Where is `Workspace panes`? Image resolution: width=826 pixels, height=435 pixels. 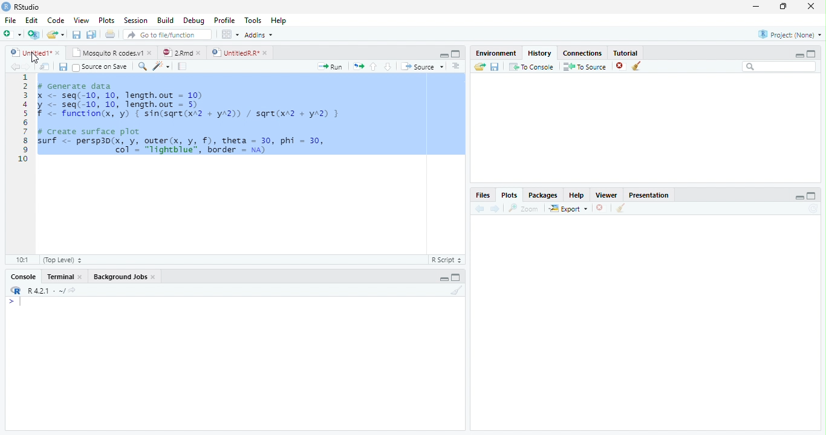
Workspace panes is located at coordinates (229, 34).